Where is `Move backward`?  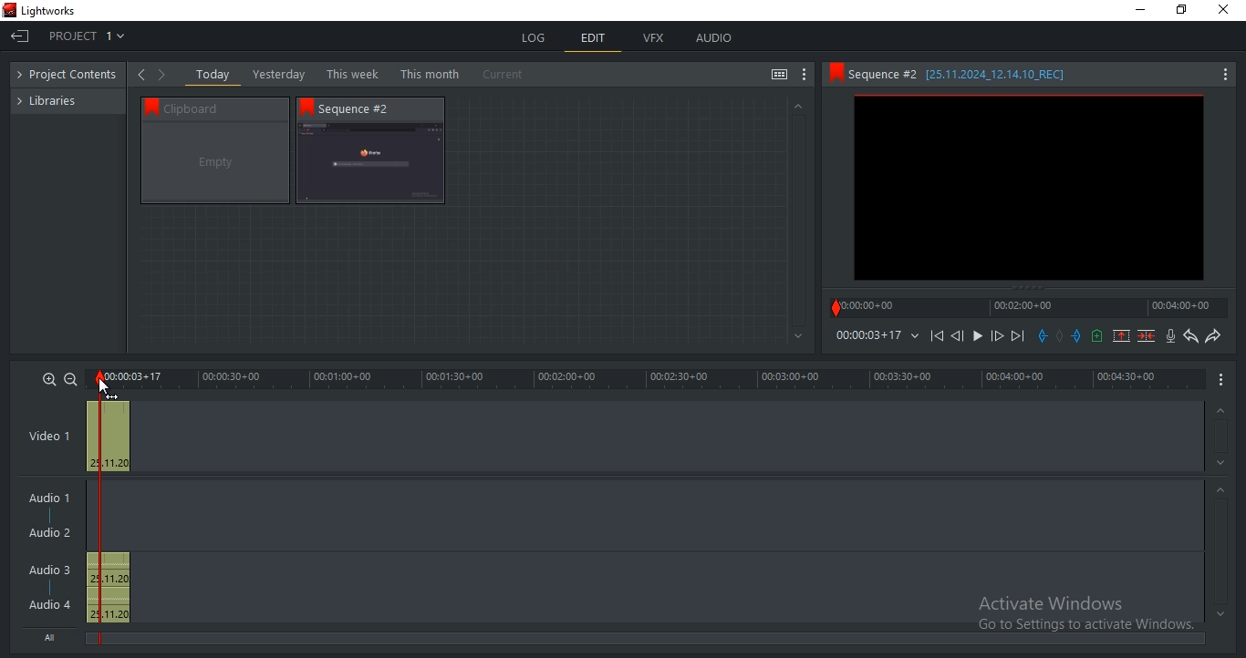 Move backward is located at coordinates (940, 340).